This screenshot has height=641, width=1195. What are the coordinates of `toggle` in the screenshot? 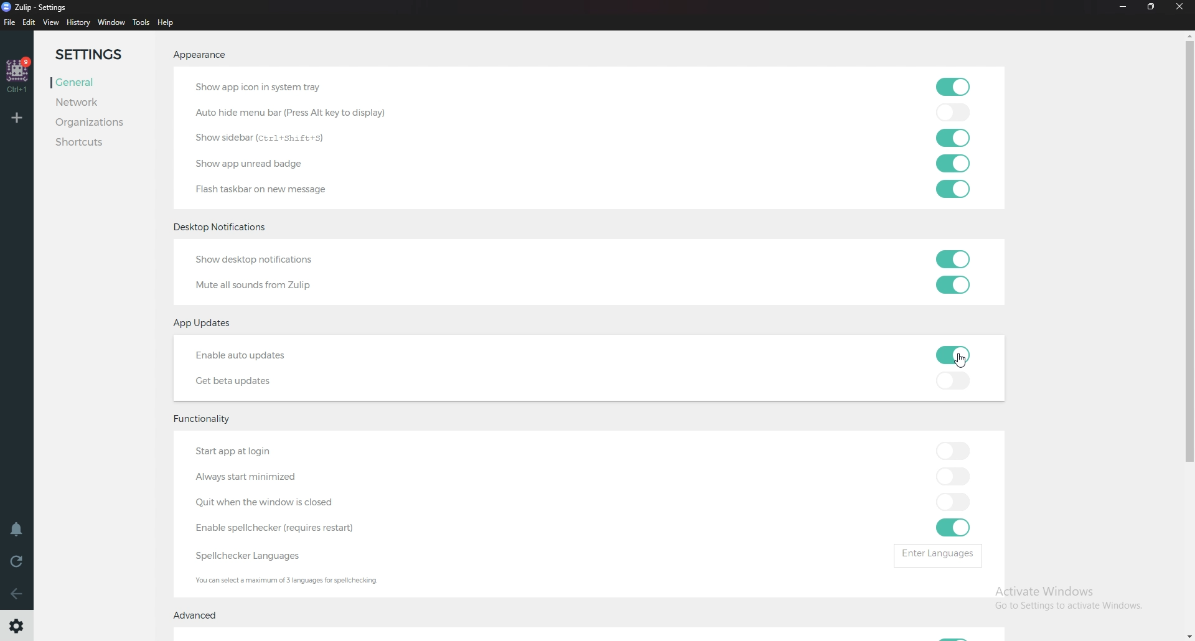 It's located at (951, 500).